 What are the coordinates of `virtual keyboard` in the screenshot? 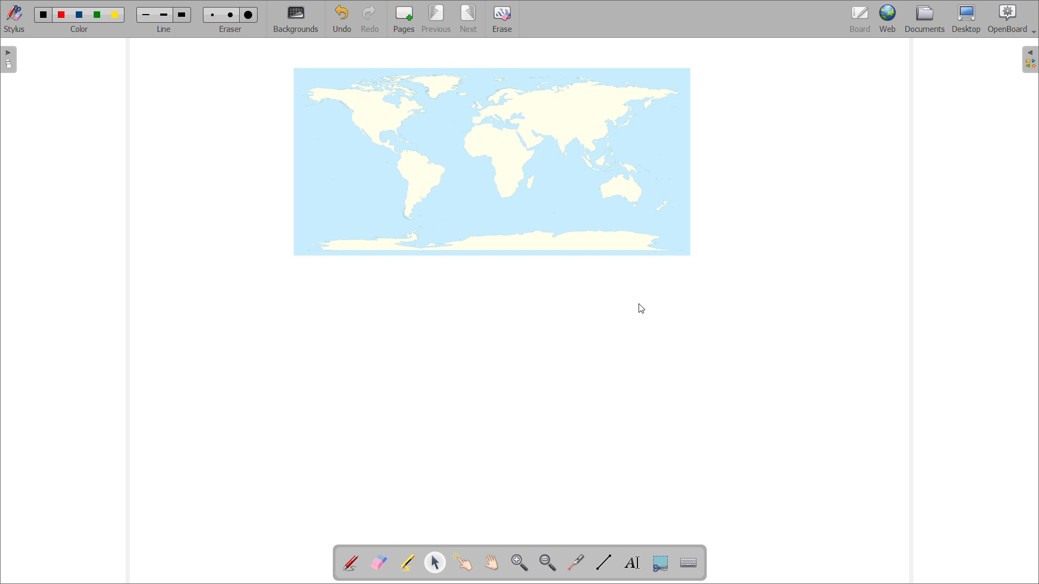 It's located at (688, 563).